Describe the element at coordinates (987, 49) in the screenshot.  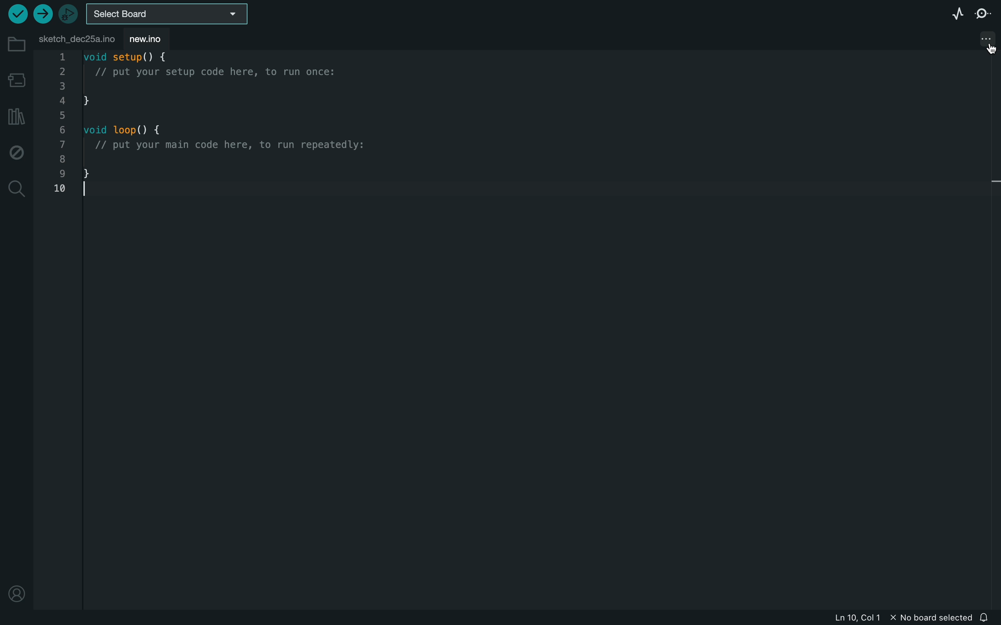
I see `curser` at that location.